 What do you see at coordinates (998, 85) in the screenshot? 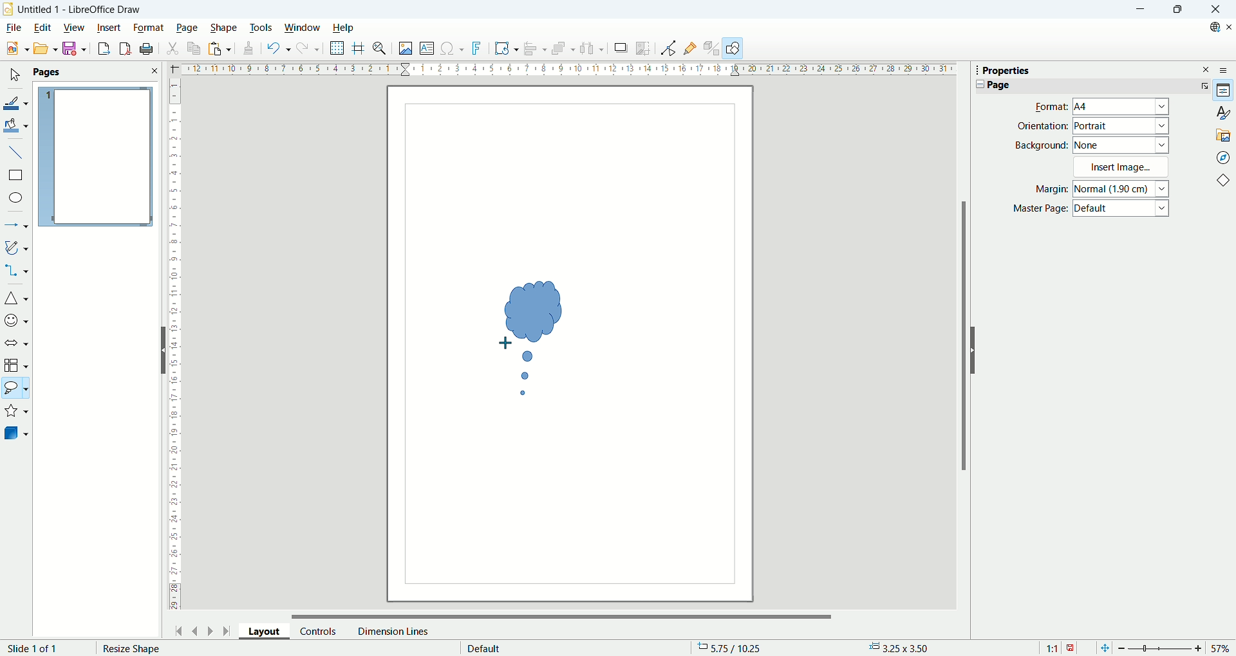
I see `Page` at bounding box center [998, 85].